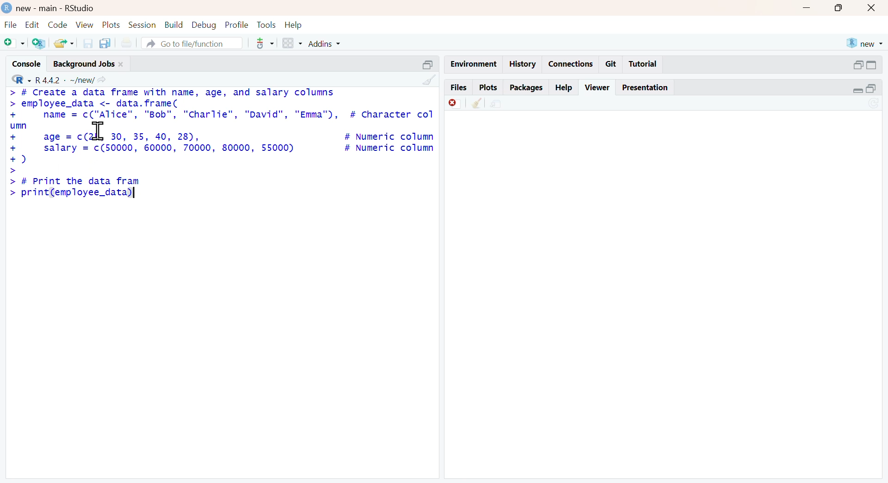  Describe the element at coordinates (13, 44) in the screenshot. I see `New file` at that location.